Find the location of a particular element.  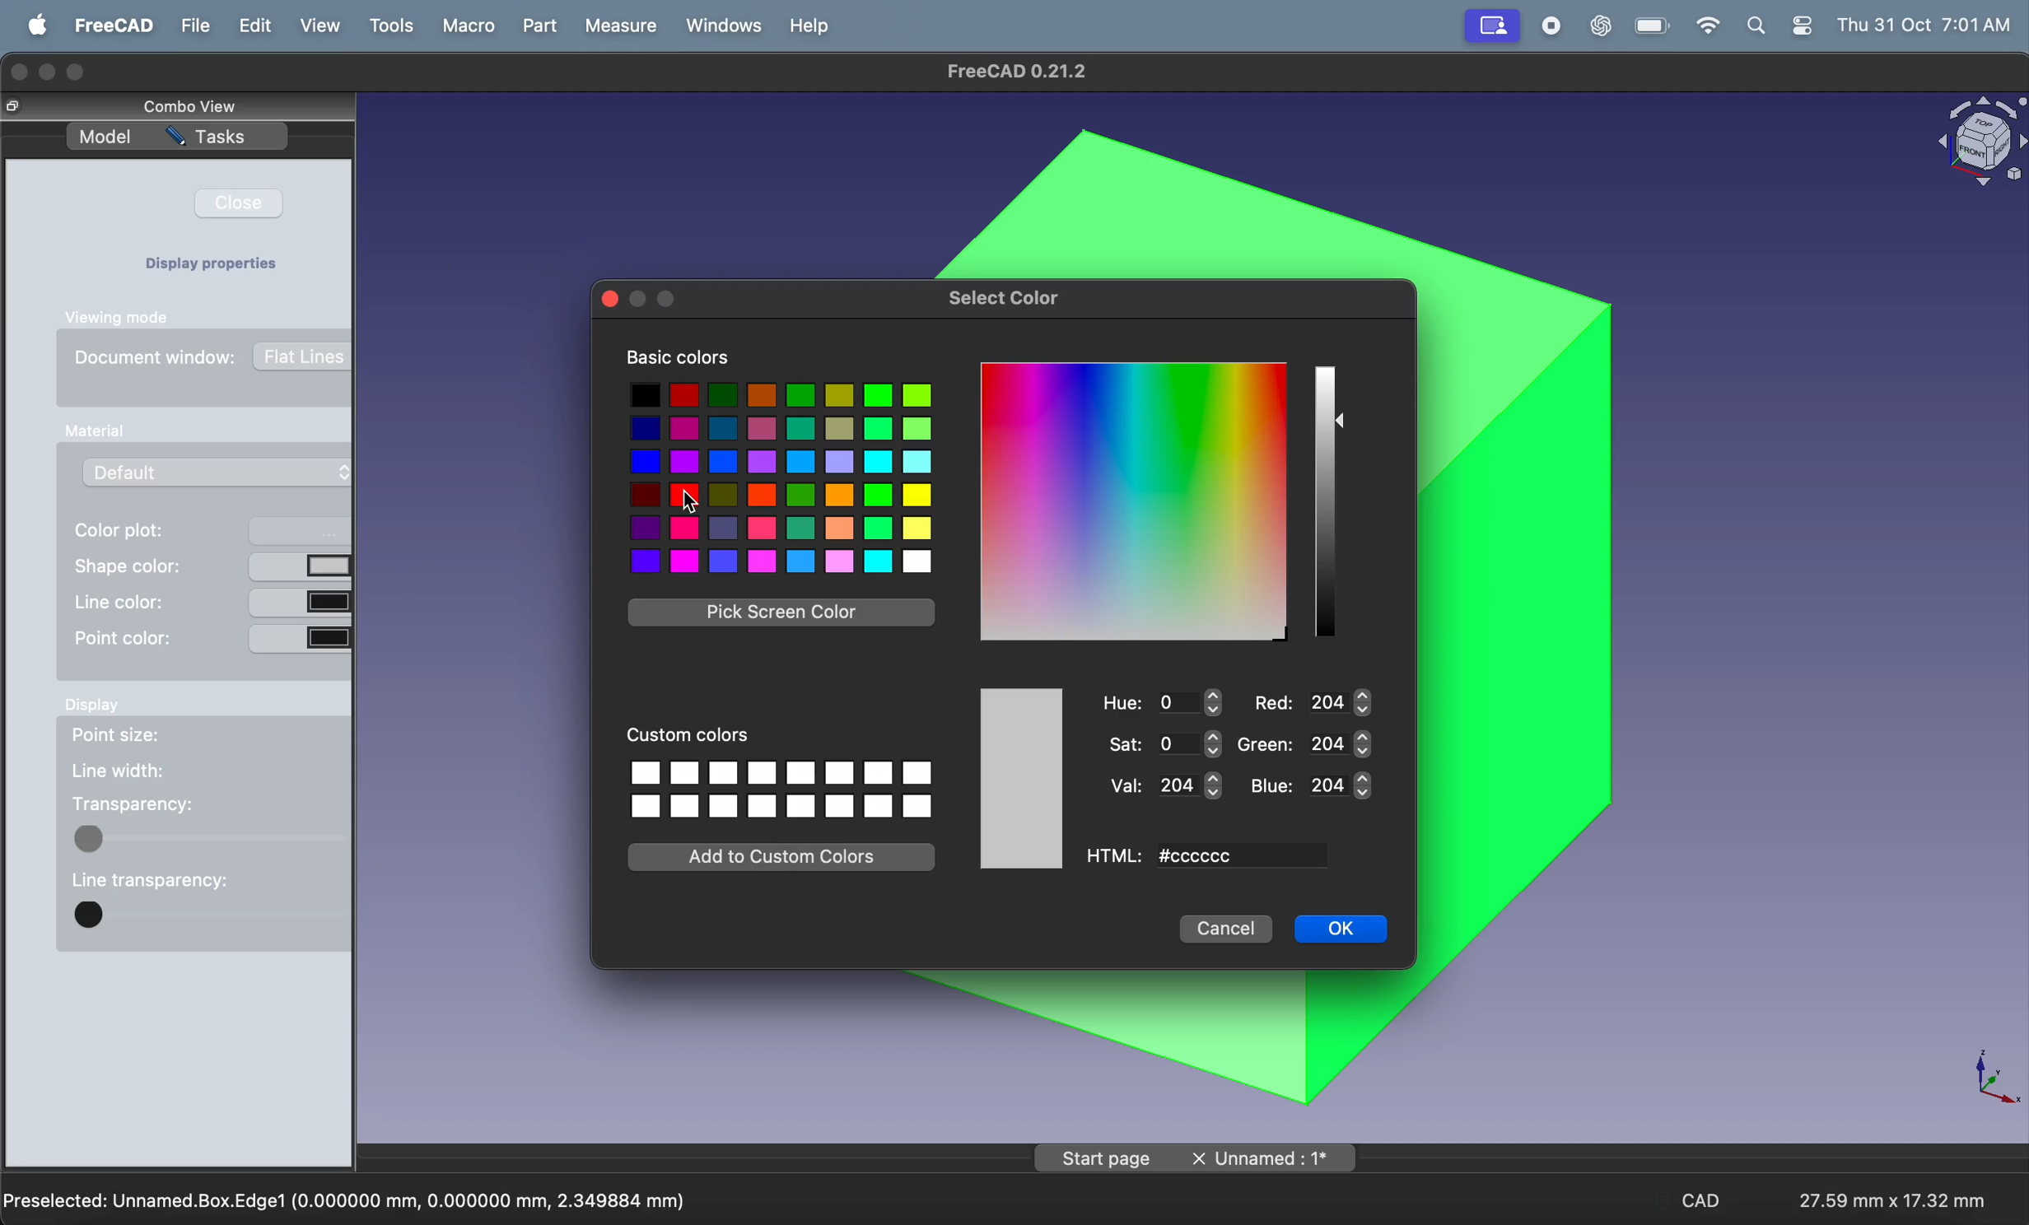

color code is located at coordinates (1260, 855).